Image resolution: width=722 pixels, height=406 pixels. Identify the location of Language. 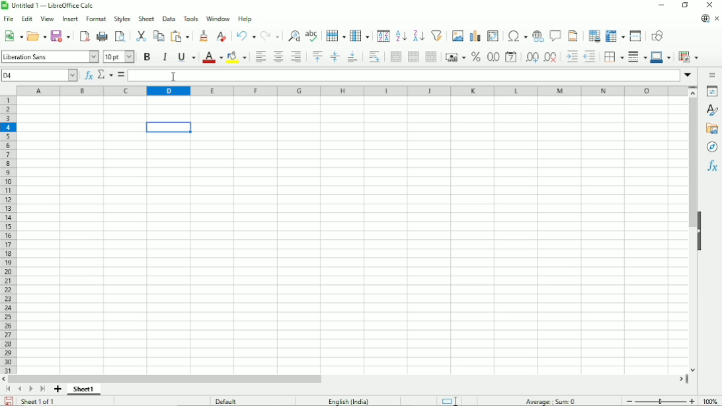
(349, 401).